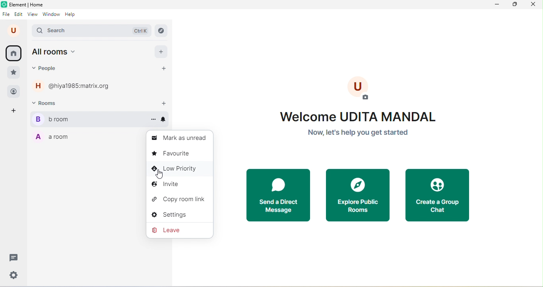 The image size is (543, 287). I want to click on mark as unread, so click(180, 138).